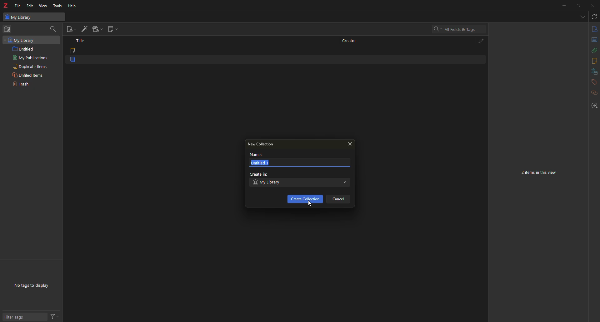  I want to click on Cursor, so click(310, 204).